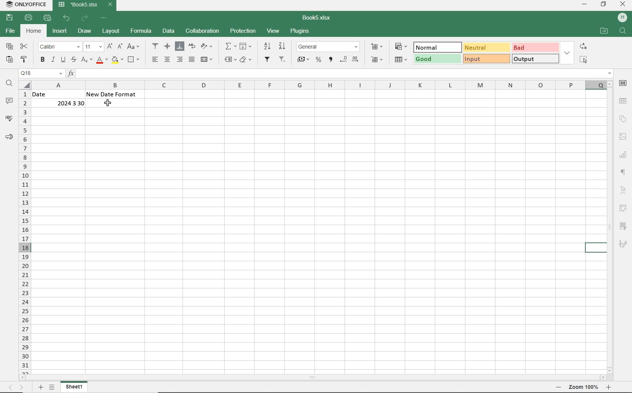 Image resolution: width=632 pixels, height=393 pixels. I want to click on CLEAR, so click(246, 59).